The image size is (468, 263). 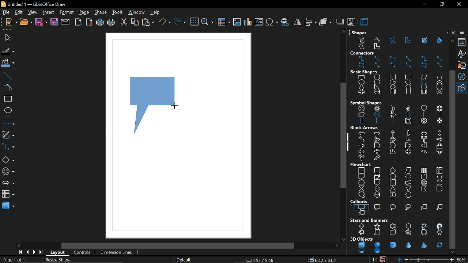 I want to click on summing junction, so click(x=424, y=183).